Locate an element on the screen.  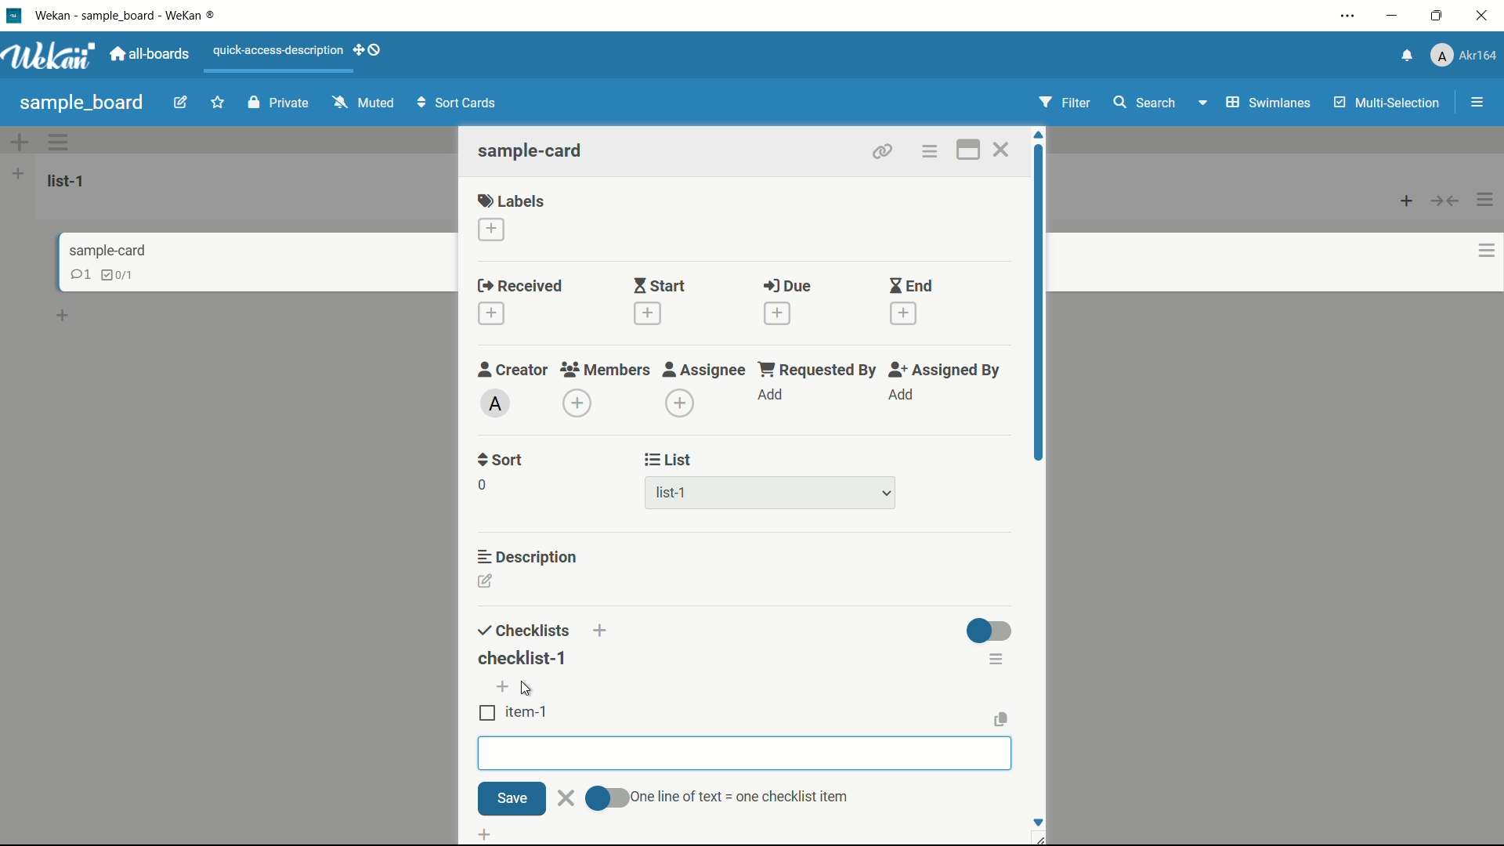
cursor is located at coordinates (527, 689).